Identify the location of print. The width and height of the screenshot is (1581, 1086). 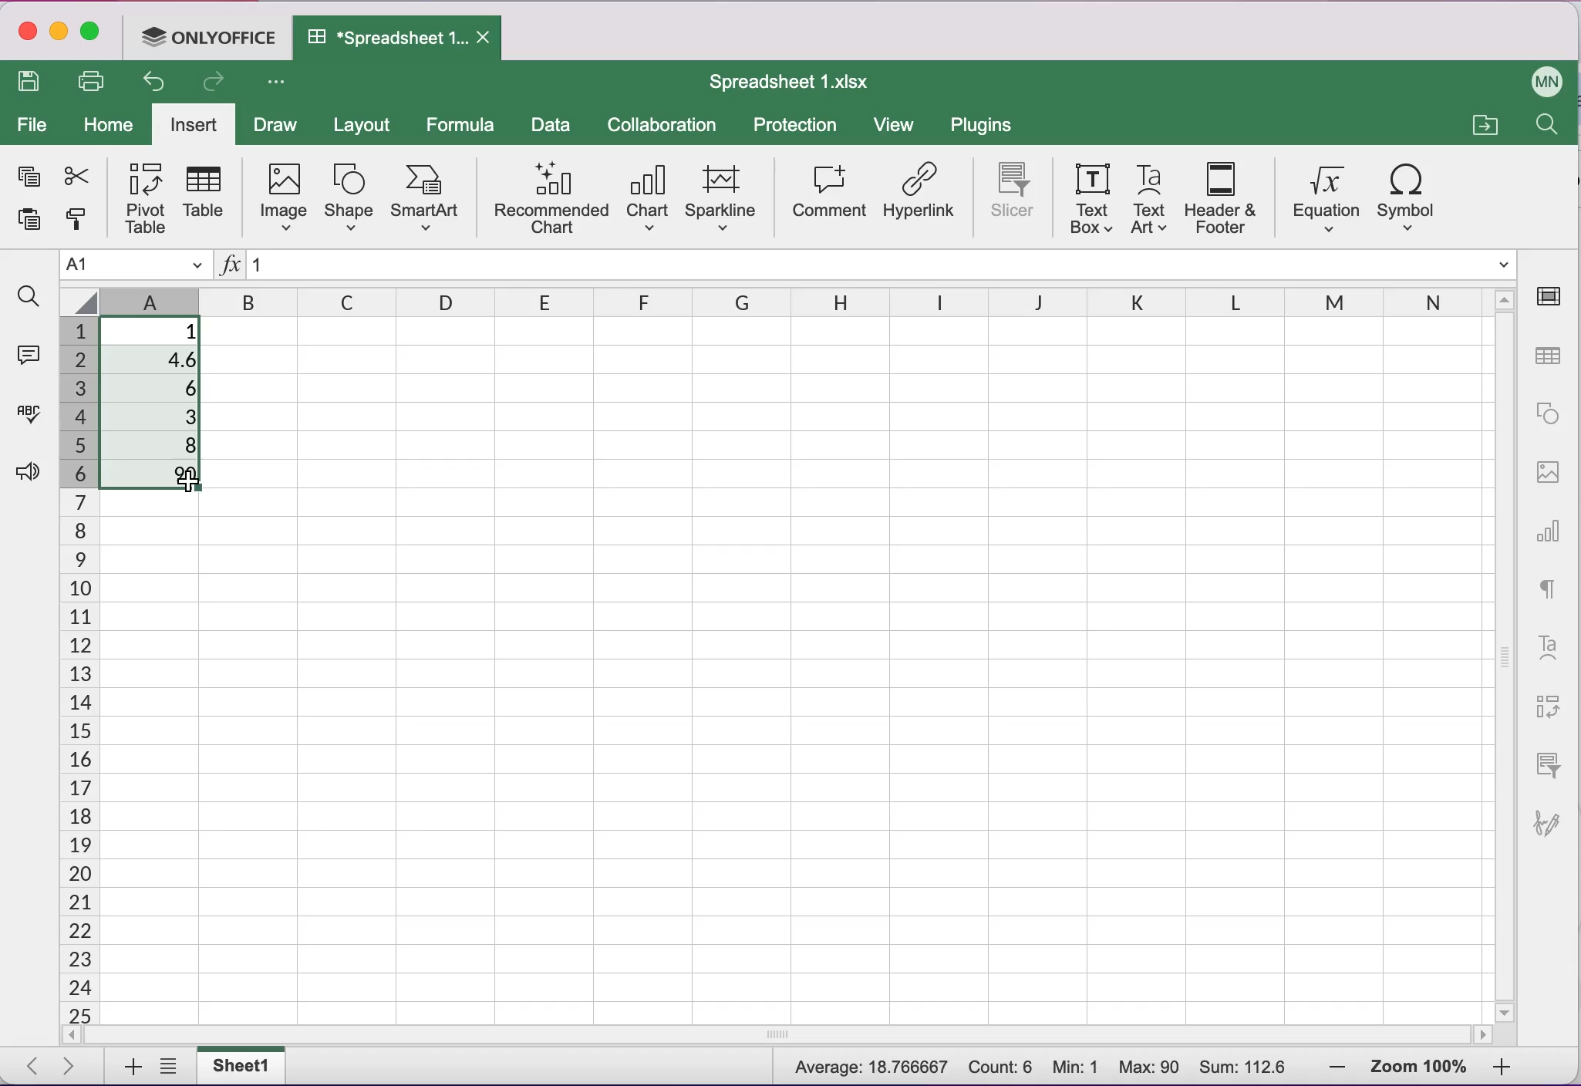
(93, 83).